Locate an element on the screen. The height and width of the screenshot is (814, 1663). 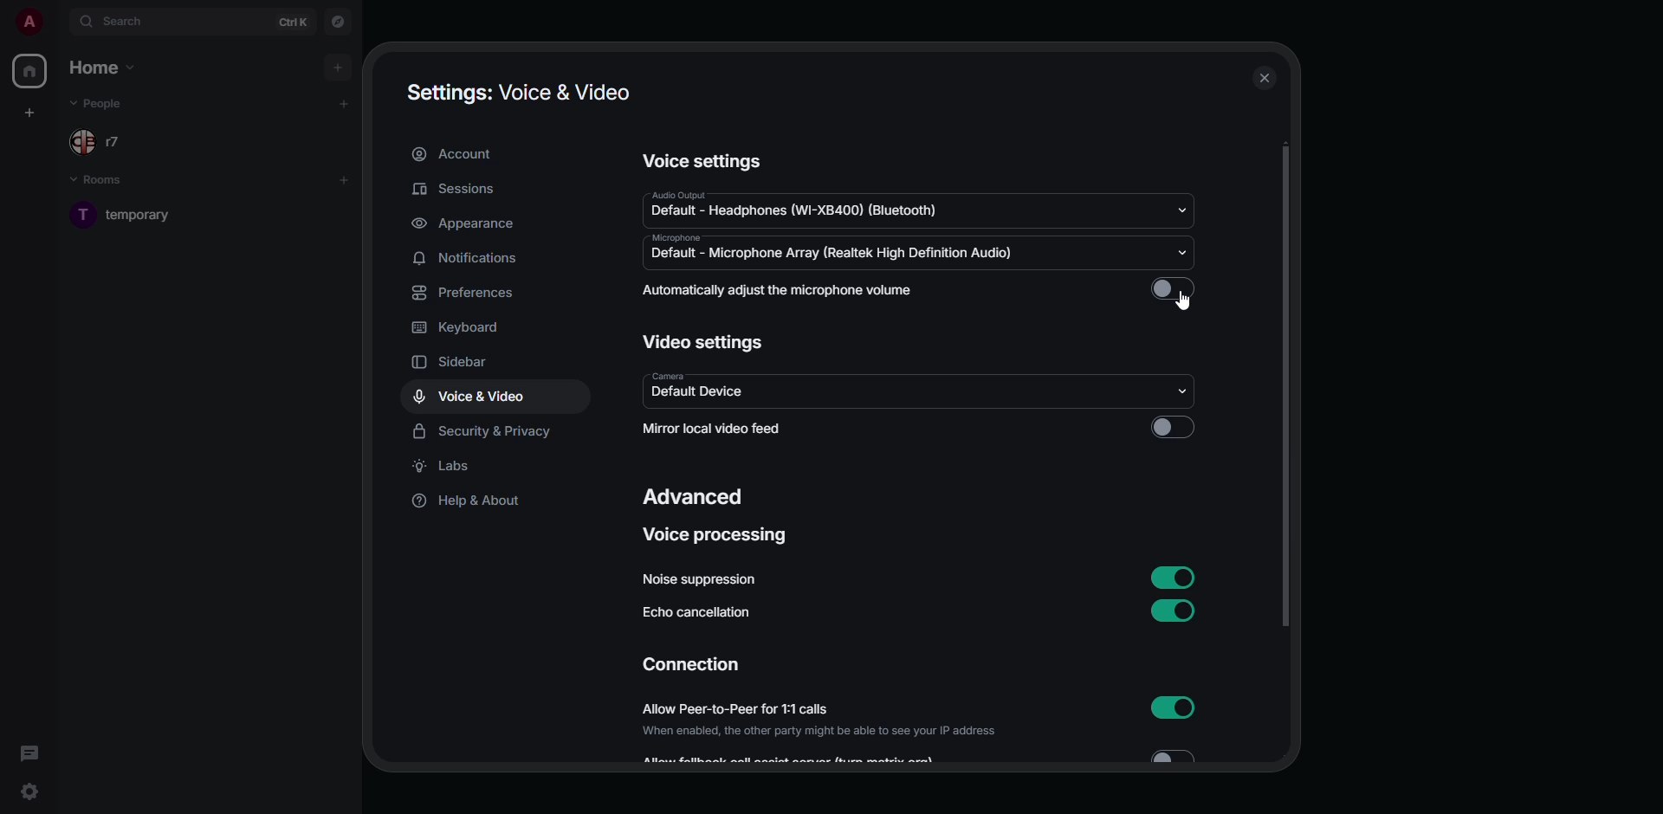
ctrl K is located at coordinates (293, 23).